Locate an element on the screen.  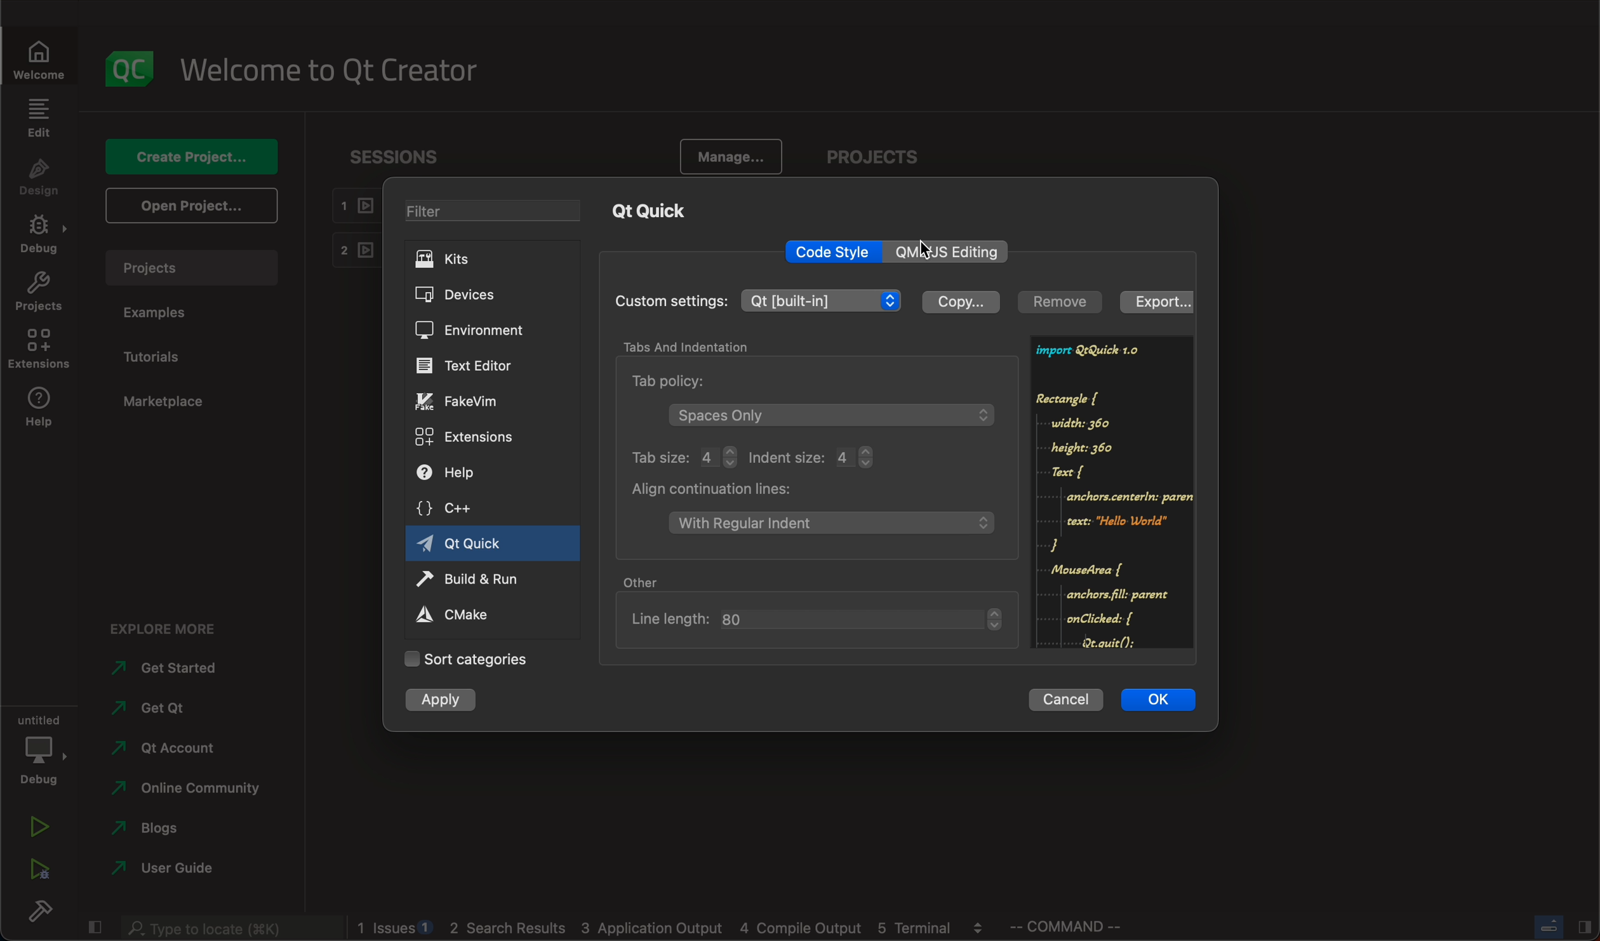
logo is located at coordinates (130, 71).